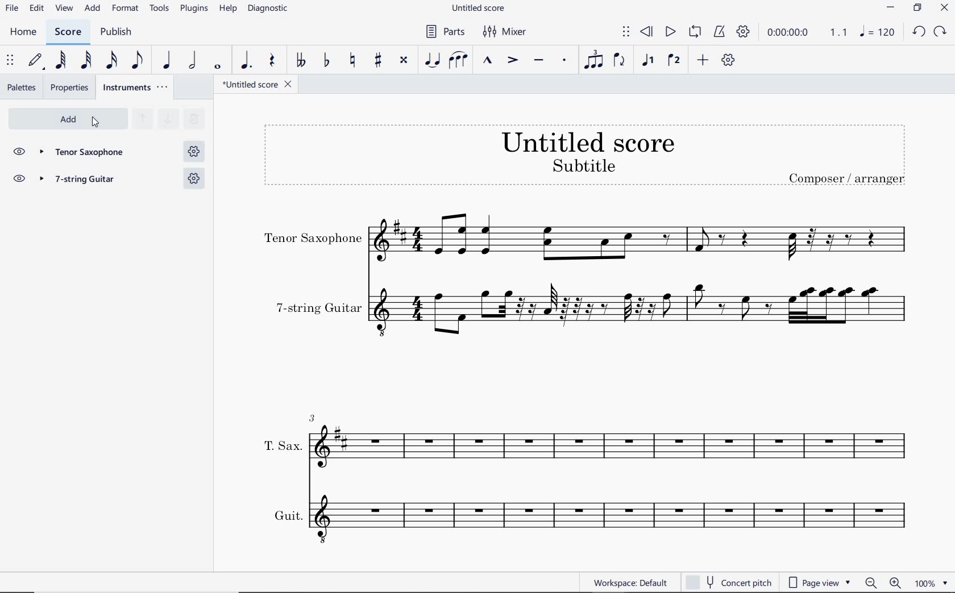  What do you see at coordinates (647, 61) in the screenshot?
I see `VOICE 1` at bounding box center [647, 61].